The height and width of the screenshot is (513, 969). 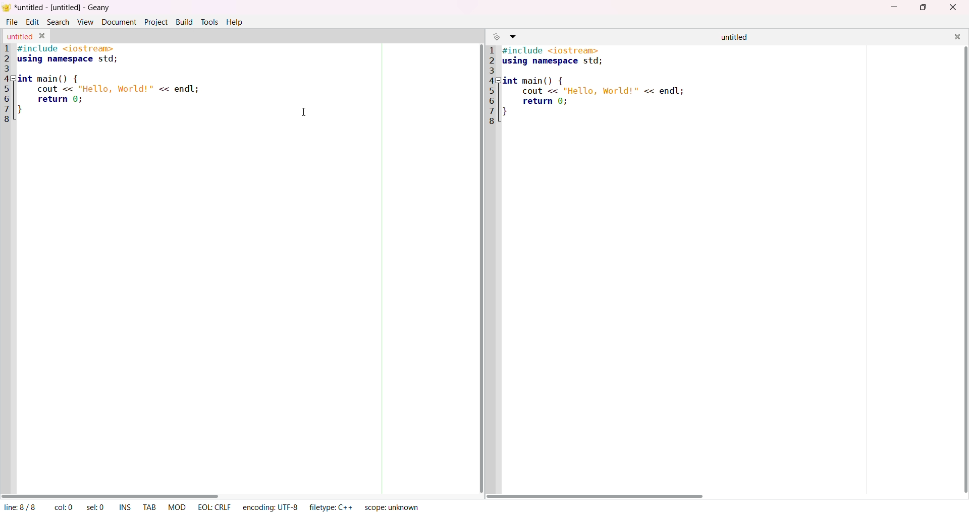 I want to click on minimize, so click(x=892, y=8).